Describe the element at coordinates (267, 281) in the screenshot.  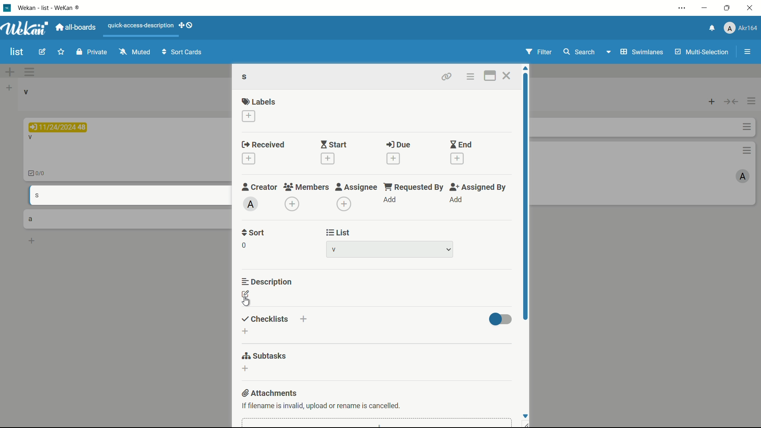
I see `description` at that location.